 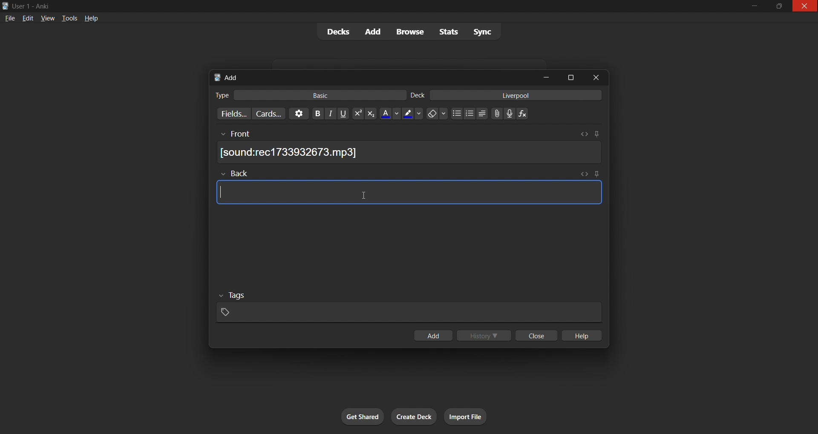 I want to click on stats, so click(x=449, y=32).